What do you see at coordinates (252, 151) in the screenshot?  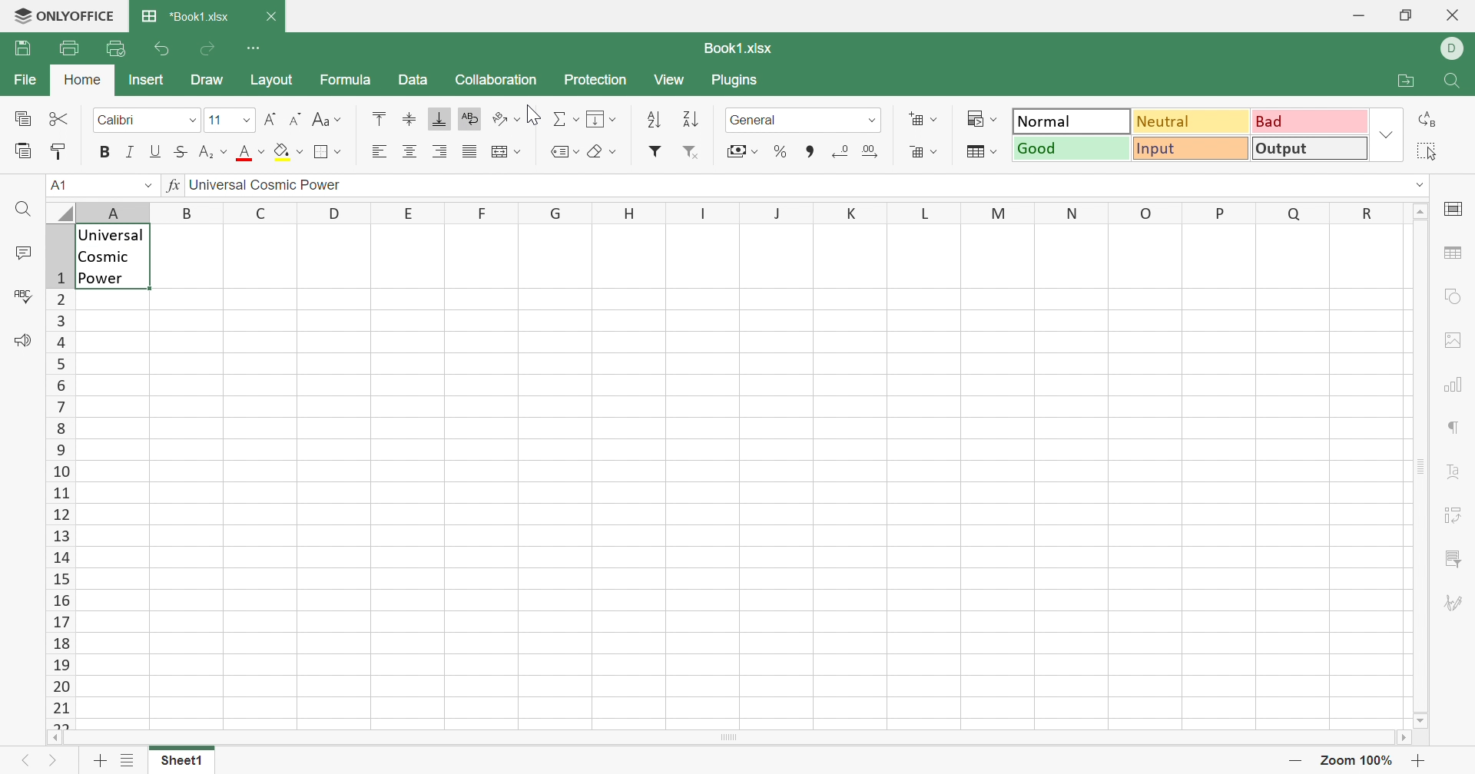 I see `Font Color` at bounding box center [252, 151].